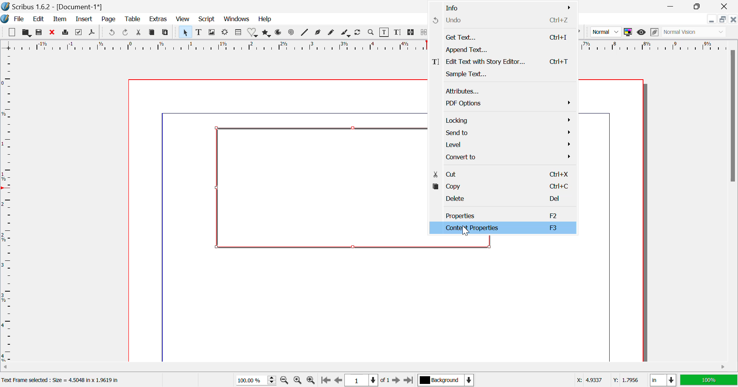  I want to click on Restore Down, so click(713, 20).